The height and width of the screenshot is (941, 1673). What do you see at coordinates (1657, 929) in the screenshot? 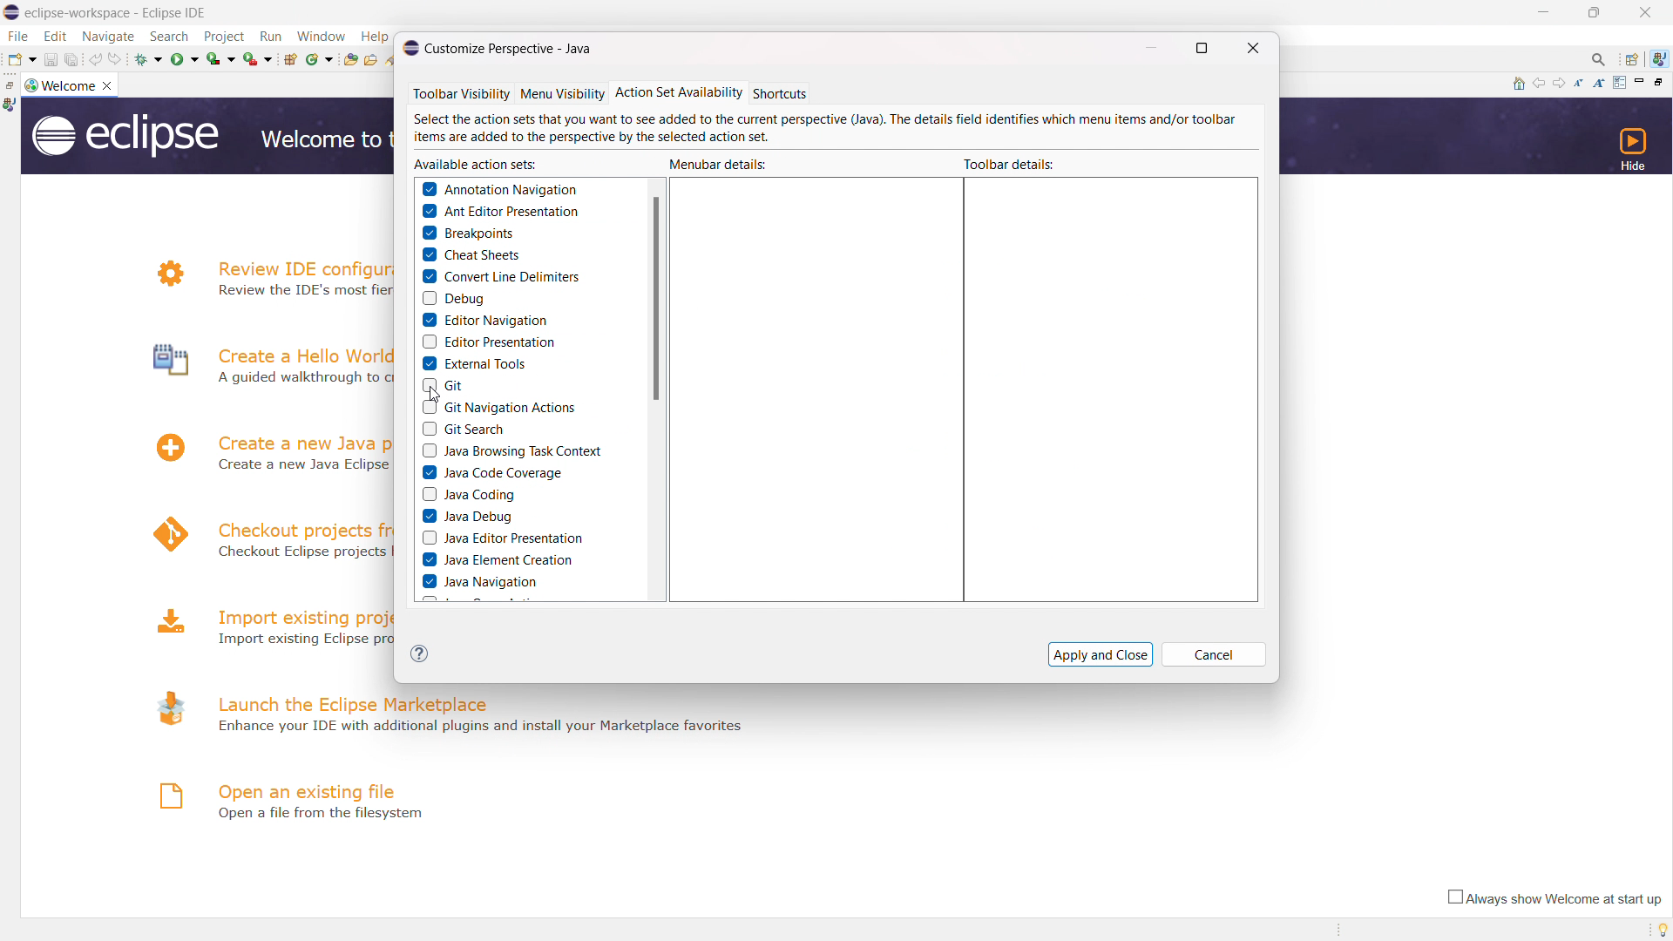
I see `tip of the day` at bounding box center [1657, 929].